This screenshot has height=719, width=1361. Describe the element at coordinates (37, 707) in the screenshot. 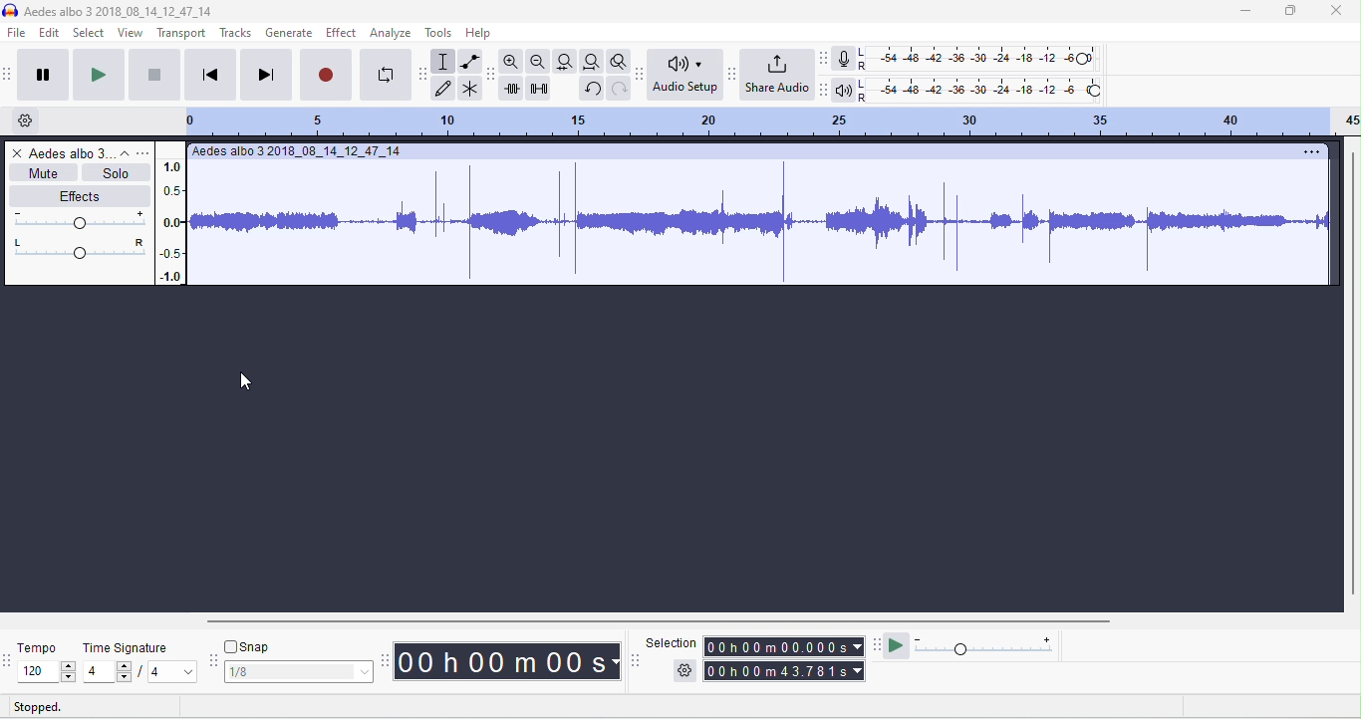

I see `stopped` at that location.